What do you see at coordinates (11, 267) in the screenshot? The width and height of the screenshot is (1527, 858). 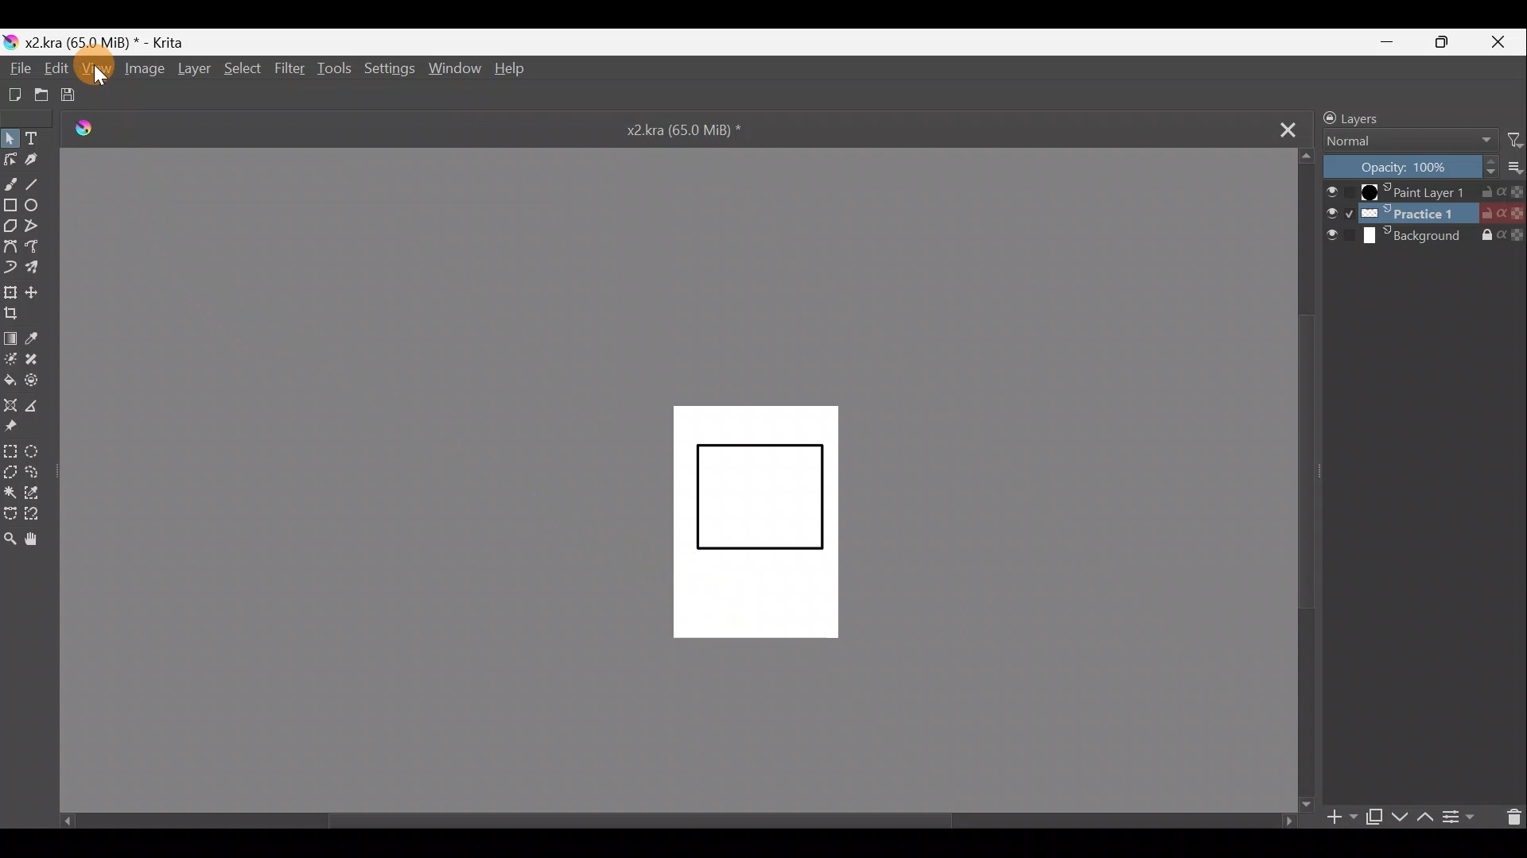 I see `Dynamic brush tool` at bounding box center [11, 267].